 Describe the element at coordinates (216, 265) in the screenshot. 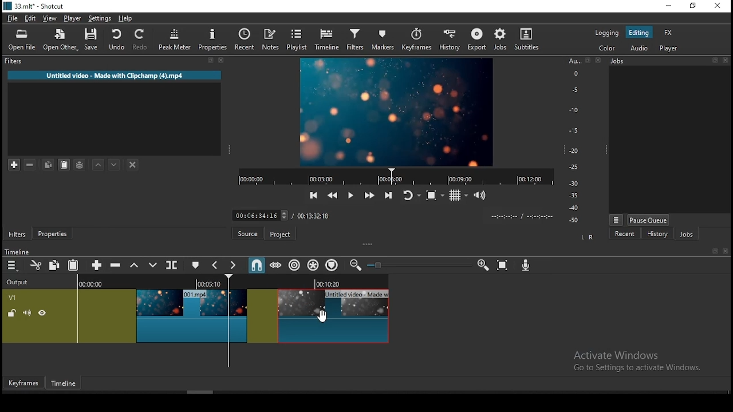

I see `previous marker` at that location.